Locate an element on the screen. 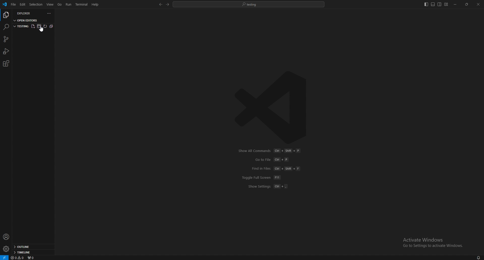 The height and width of the screenshot is (260, 484). activate windows is located at coordinates (431, 240).